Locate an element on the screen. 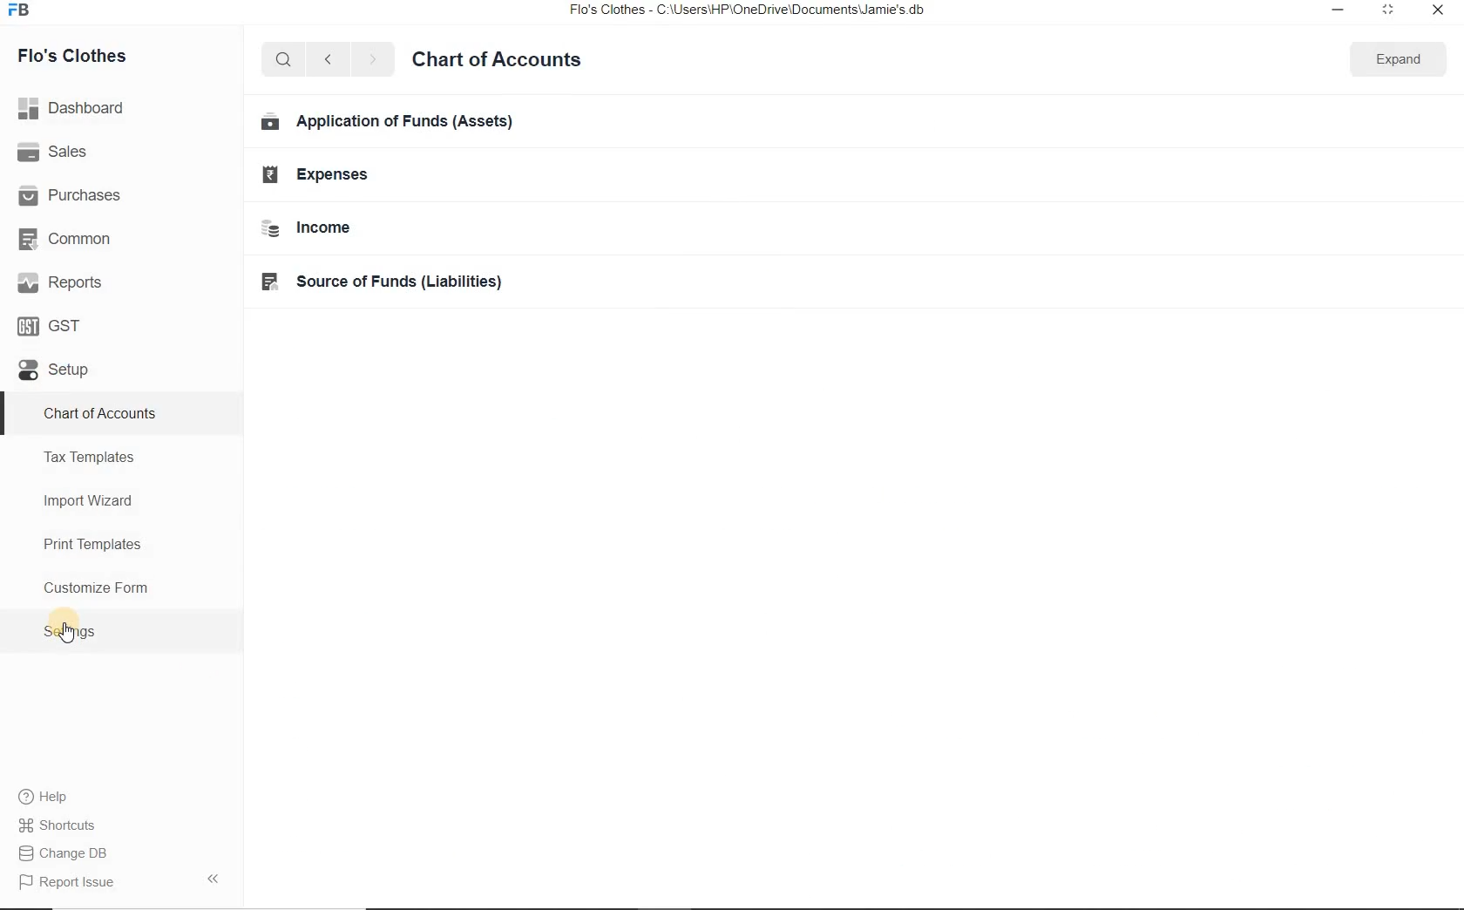 This screenshot has width=1464, height=910. Purchases is located at coordinates (73, 195).